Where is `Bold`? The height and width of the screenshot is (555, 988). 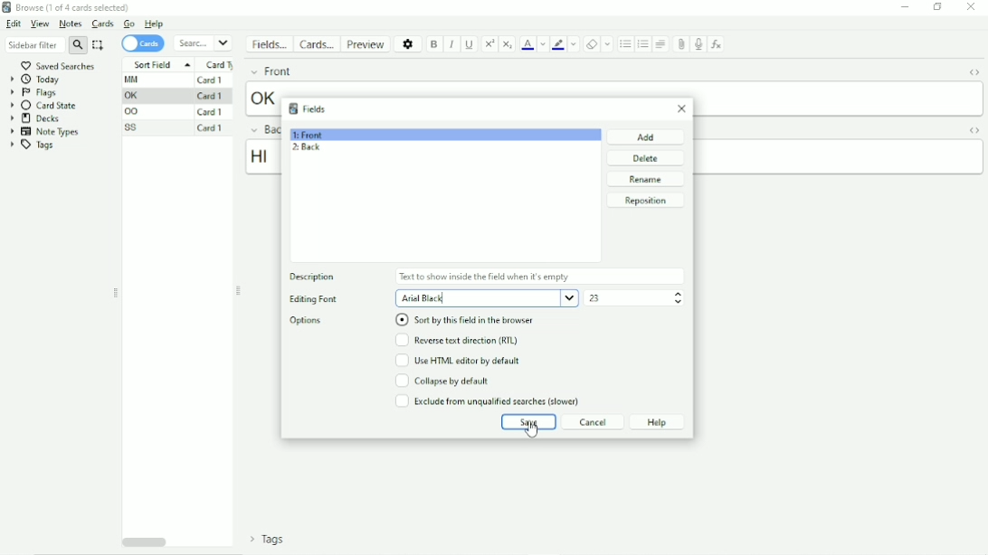 Bold is located at coordinates (435, 44).